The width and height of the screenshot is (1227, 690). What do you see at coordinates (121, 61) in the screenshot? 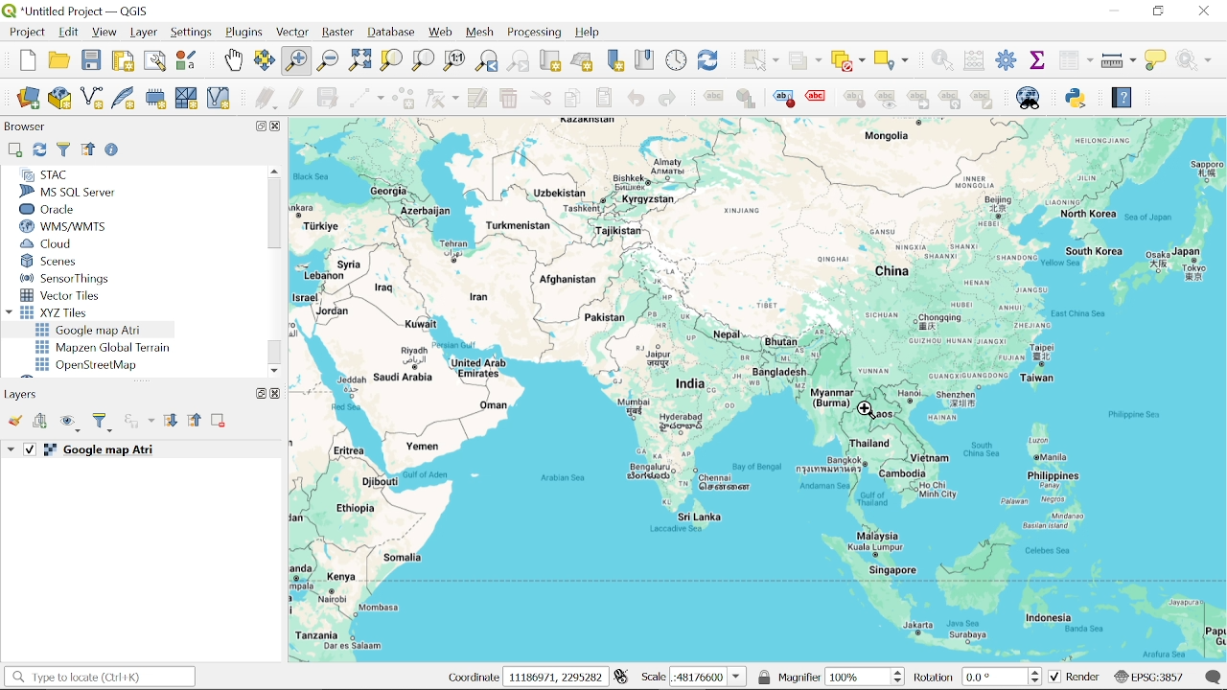
I see `New print layout` at bounding box center [121, 61].